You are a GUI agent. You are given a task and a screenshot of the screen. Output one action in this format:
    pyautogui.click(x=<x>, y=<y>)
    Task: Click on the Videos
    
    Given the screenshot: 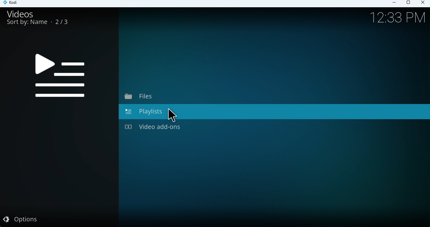 What is the action you would take?
    pyautogui.click(x=30, y=13)
    